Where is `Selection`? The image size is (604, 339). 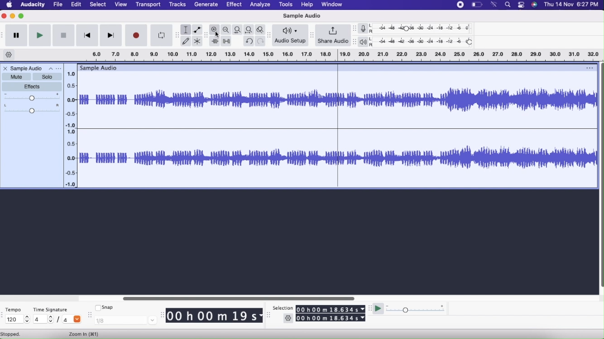
Selection is located at coordinates (283, 307).